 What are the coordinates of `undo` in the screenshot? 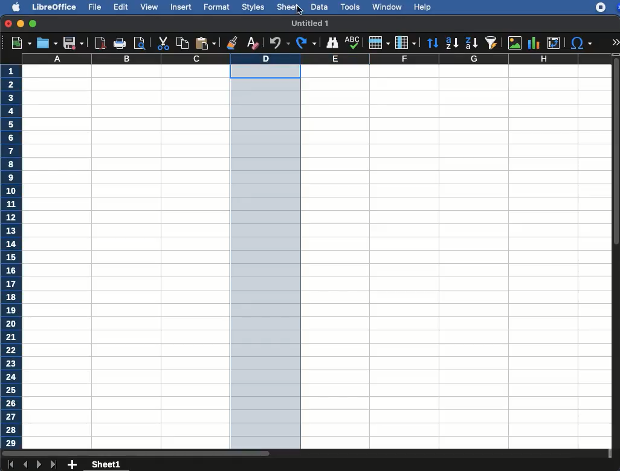 It's located at (277, 43).